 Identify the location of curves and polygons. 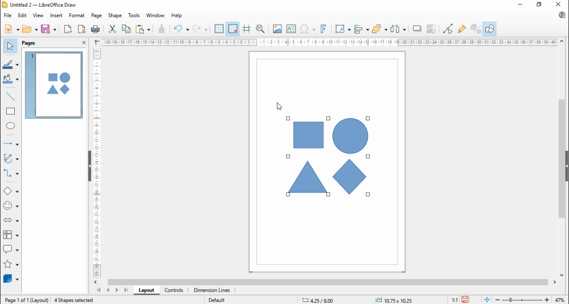
(12, 157).